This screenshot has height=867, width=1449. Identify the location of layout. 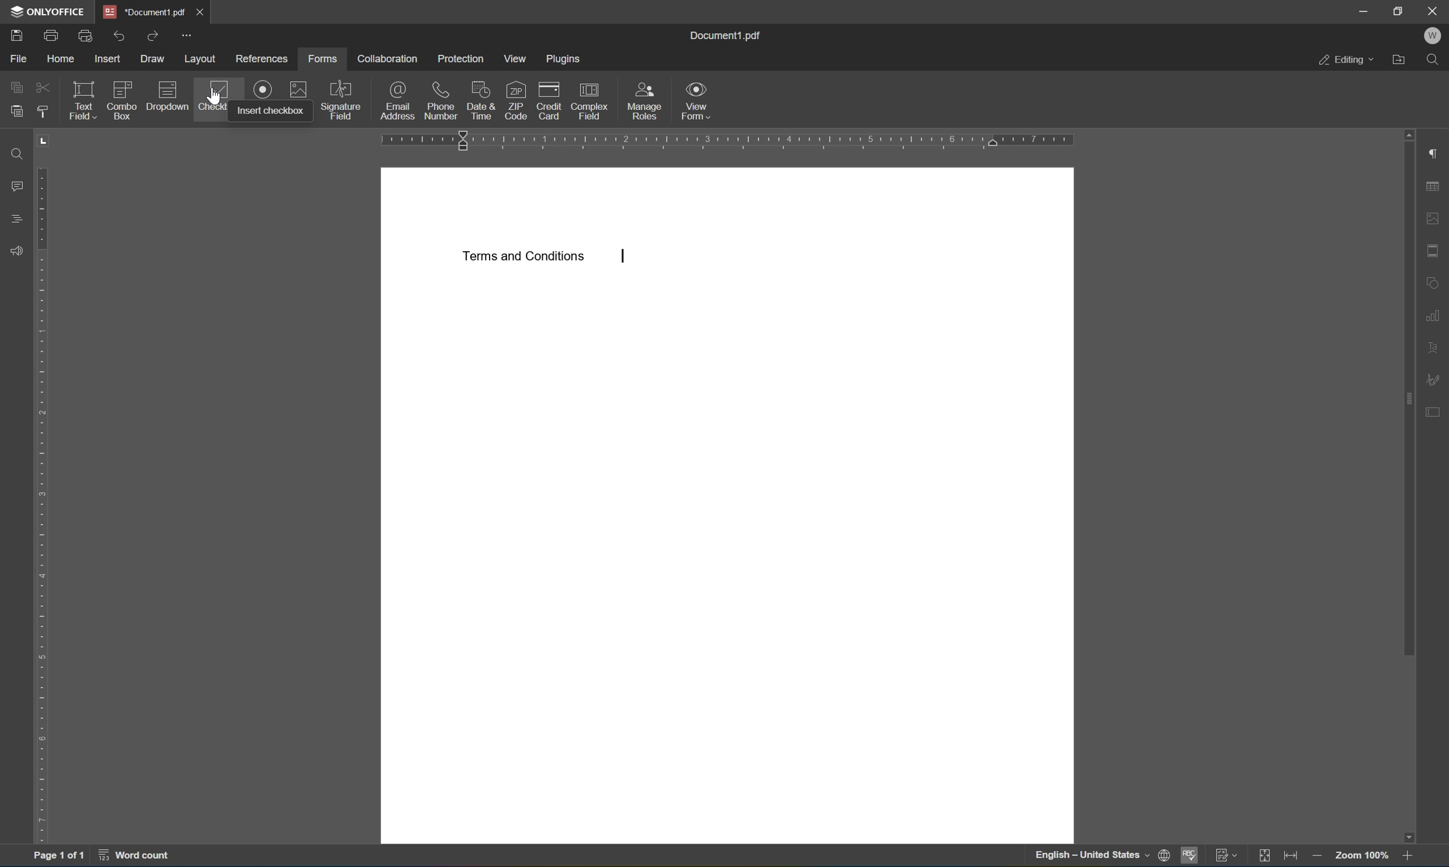
(200, 58).